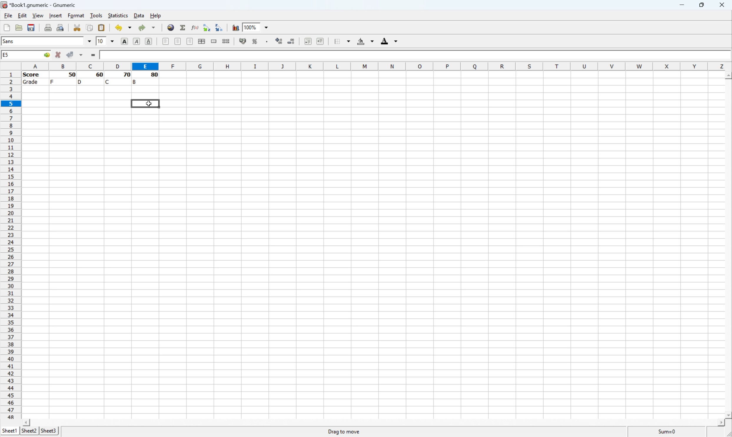 The image size is (732, 437). Describe the element at coordinates (388, 41) in the screenshot. I see `Foreground` at that location.